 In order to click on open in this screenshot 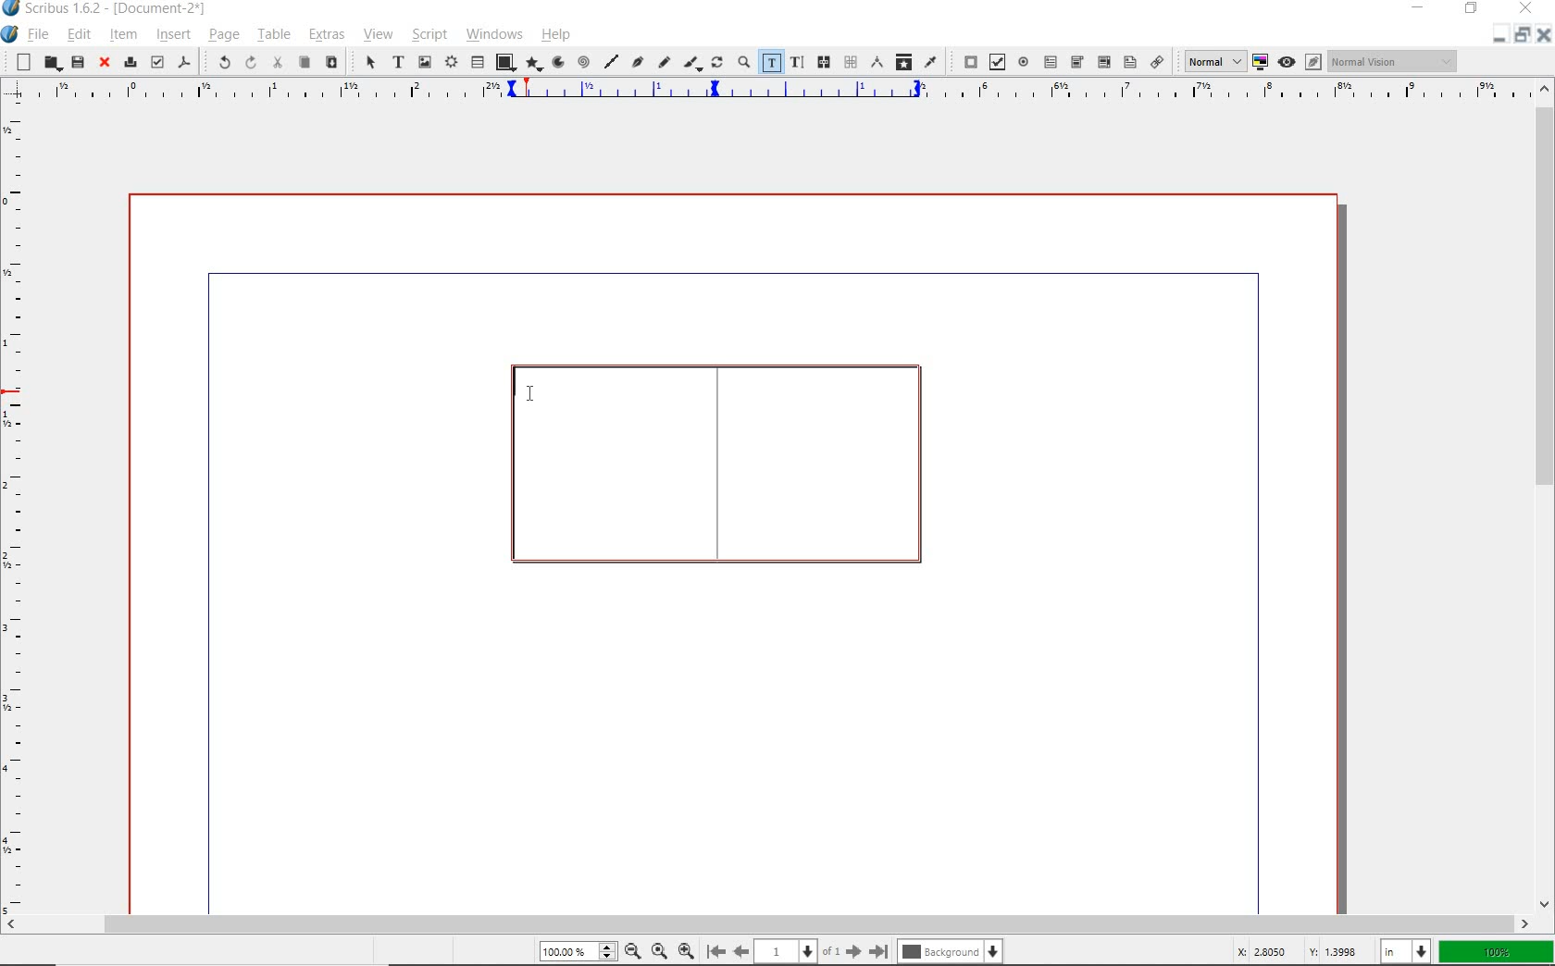, I will do `click(51, 63)`.